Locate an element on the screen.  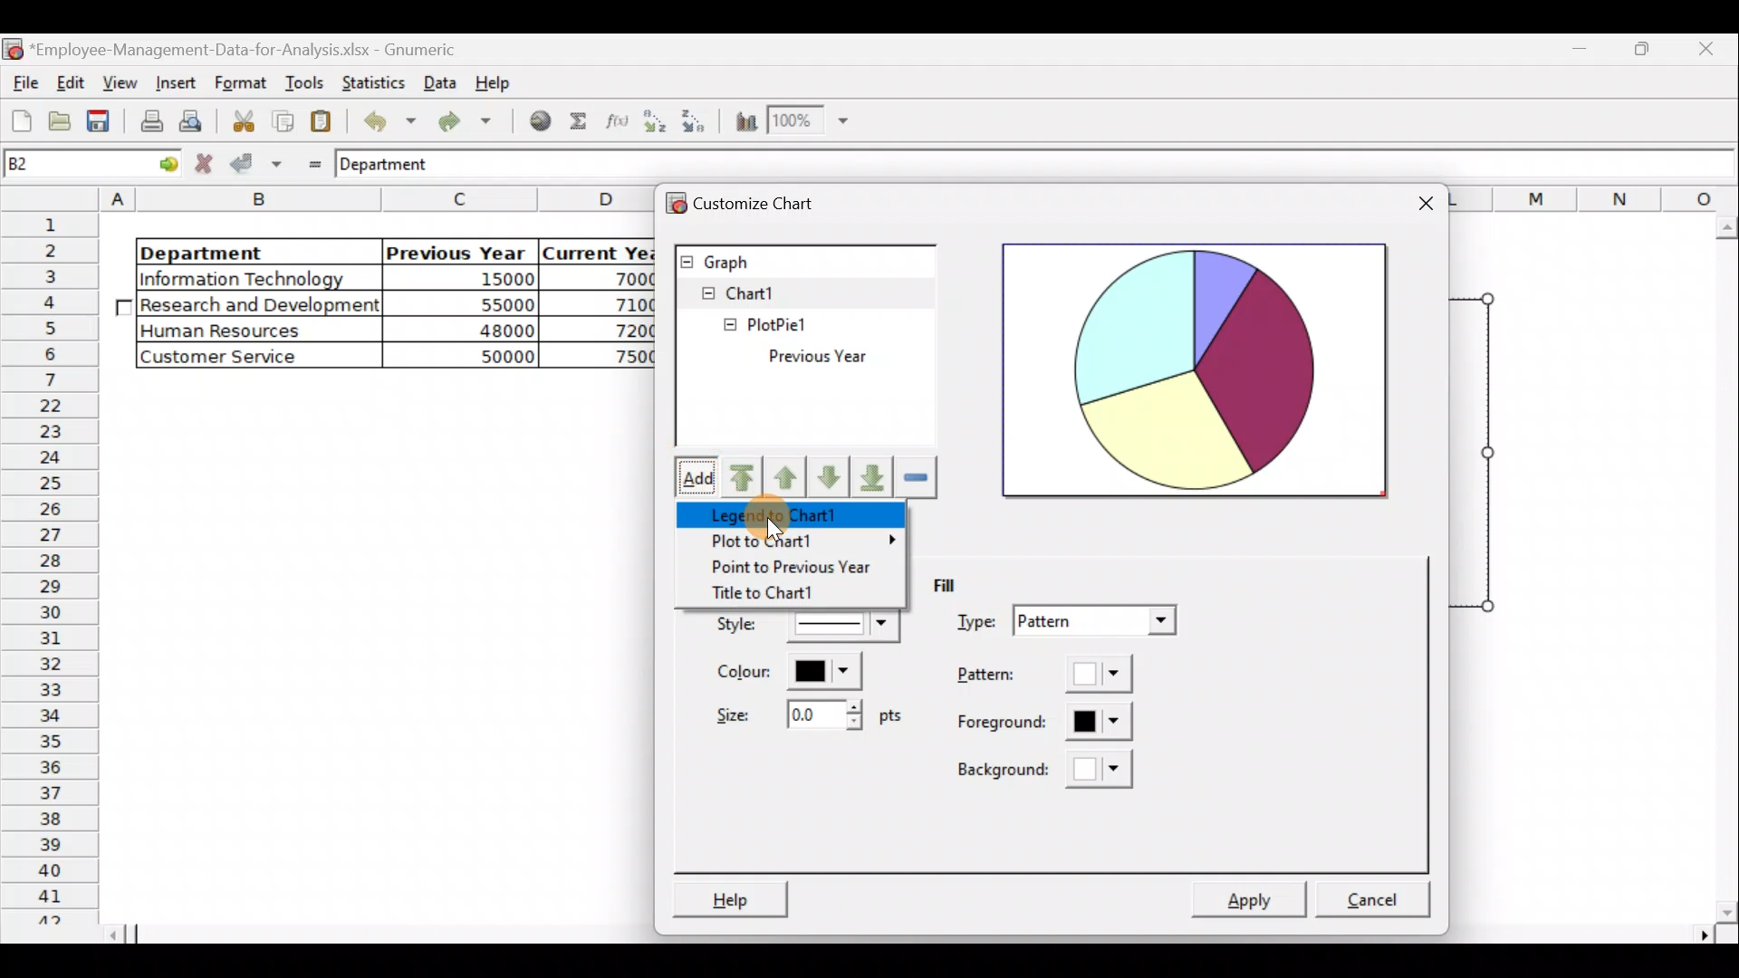
|Information Technology is located at coordinates (256, 278).